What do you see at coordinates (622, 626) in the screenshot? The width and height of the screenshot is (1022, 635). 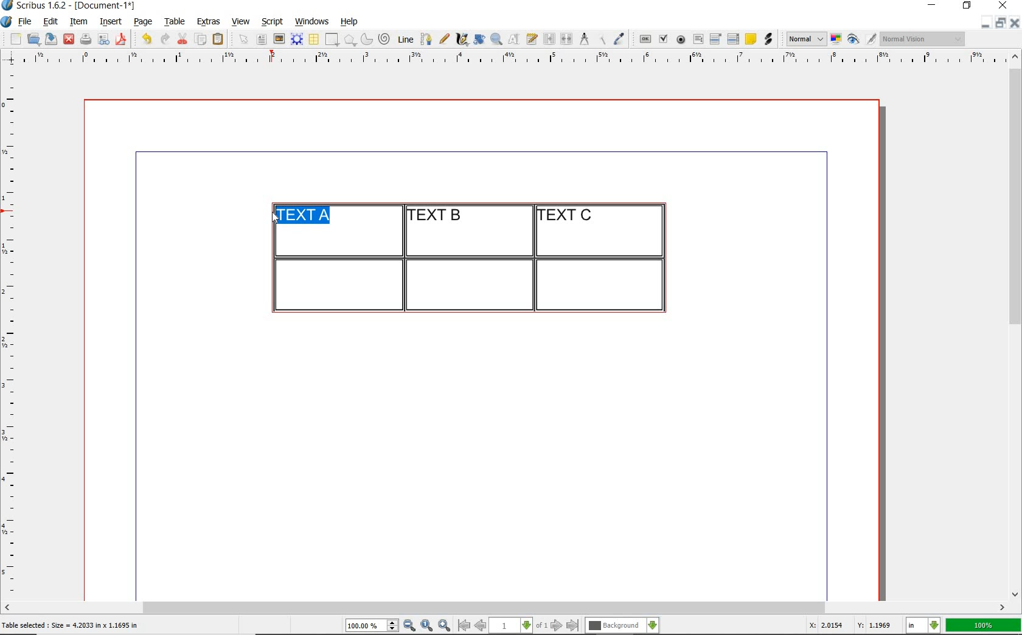 I see `select the current layer` at bounding box center [622, 626].